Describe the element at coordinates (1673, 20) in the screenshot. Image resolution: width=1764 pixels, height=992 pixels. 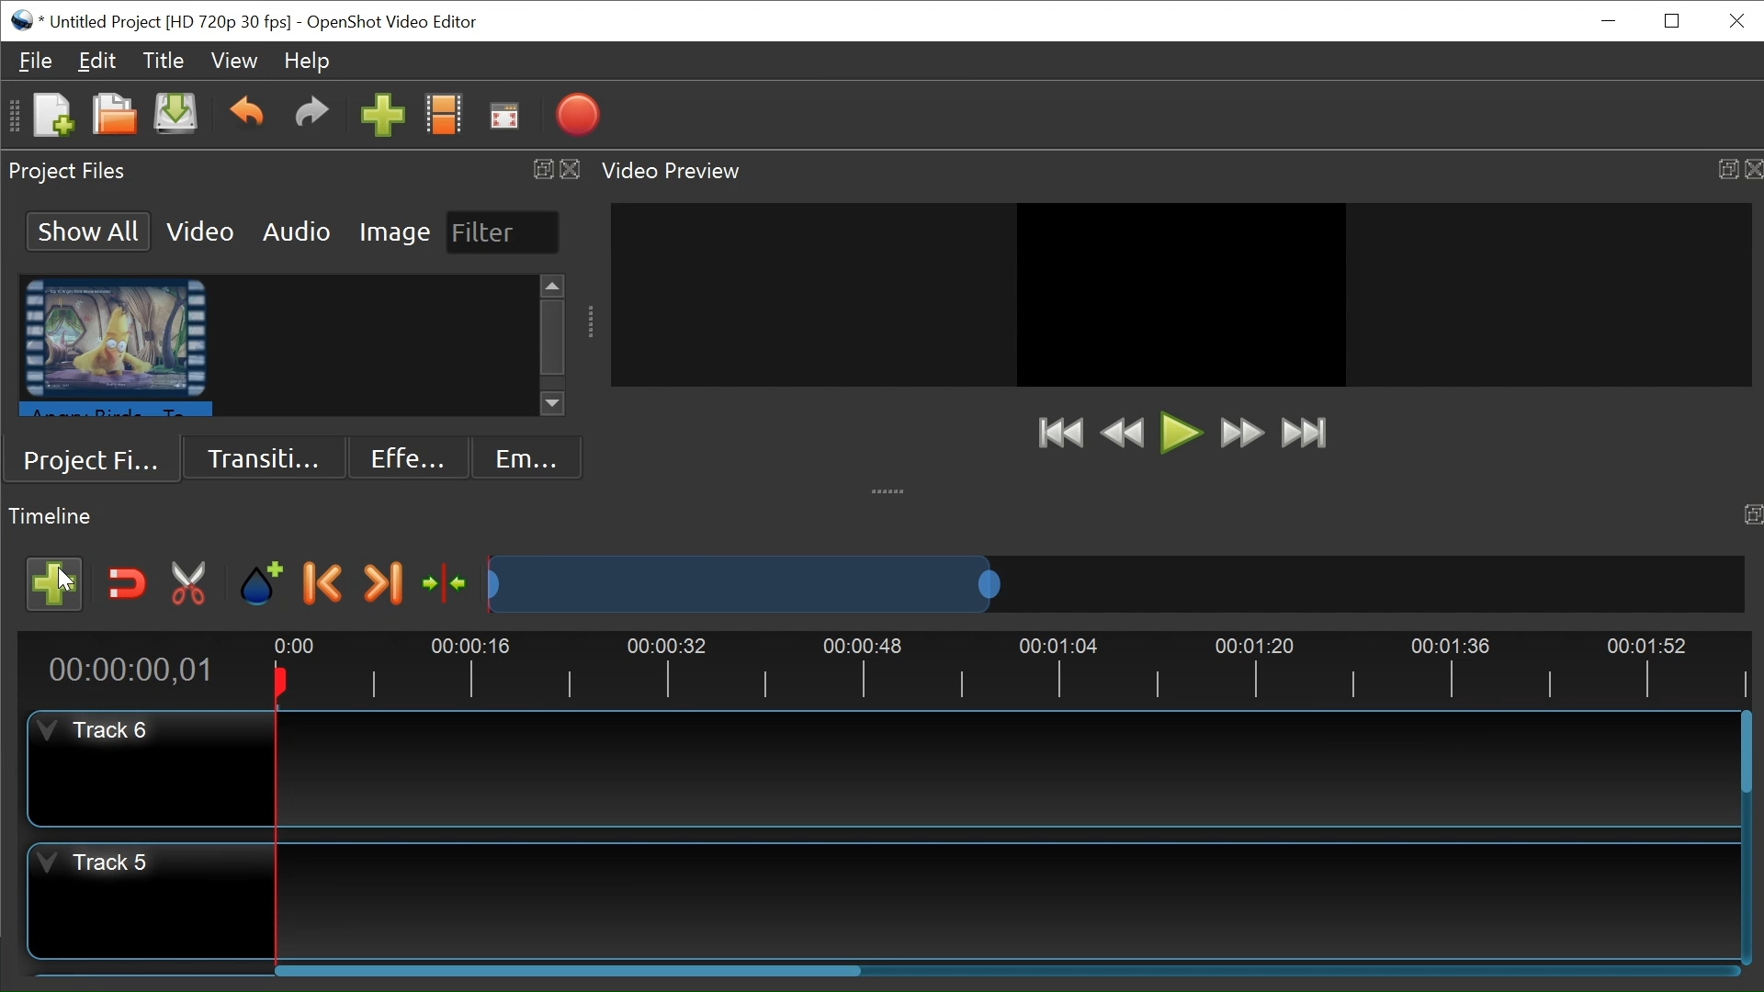
I see `Restore` at that location.